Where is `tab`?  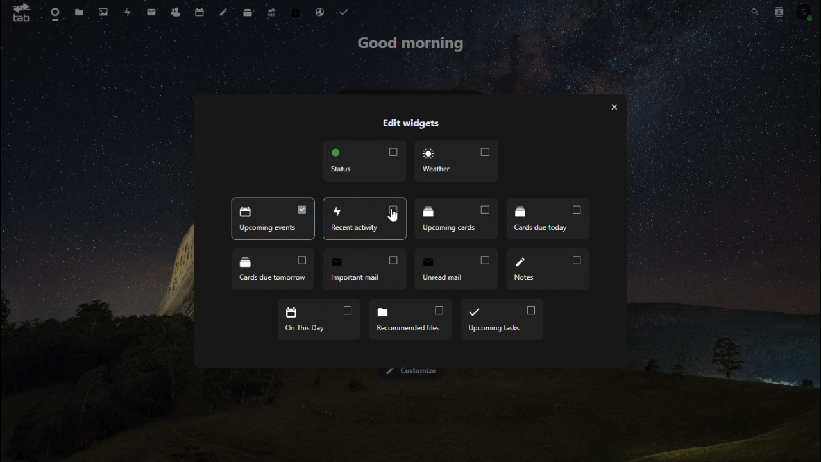 tab is located at coordinates (17, 12).